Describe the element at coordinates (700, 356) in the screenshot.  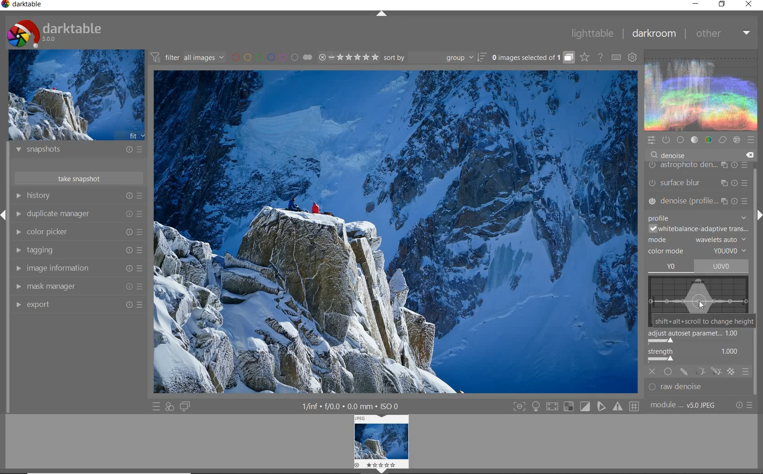
I see `STRENGTH` at that location.